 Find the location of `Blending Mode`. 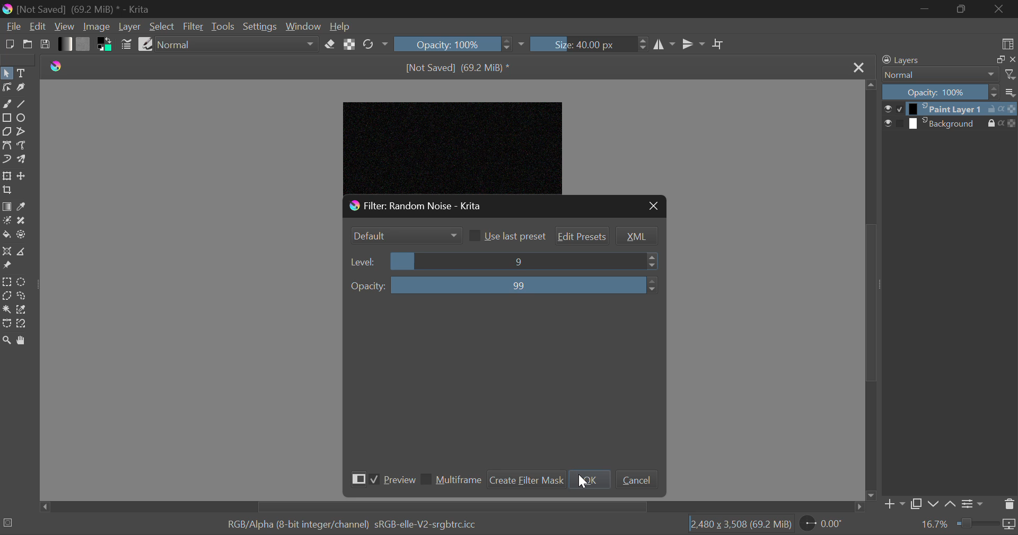

Blending Mode is located at coordinates (237, 46).